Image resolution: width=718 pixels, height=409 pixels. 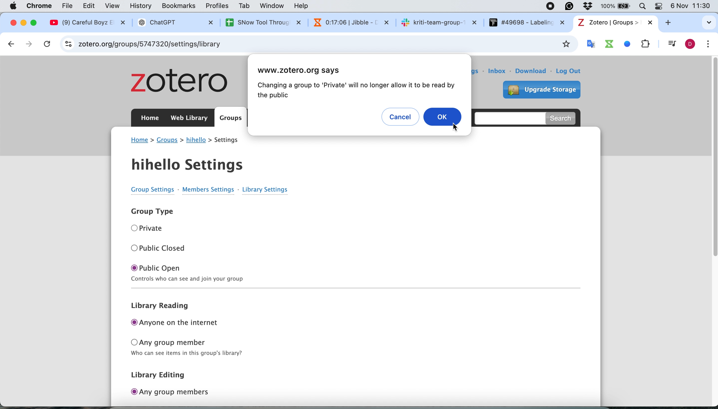 I want to click on Group Settings, so click(x=146, y=190).